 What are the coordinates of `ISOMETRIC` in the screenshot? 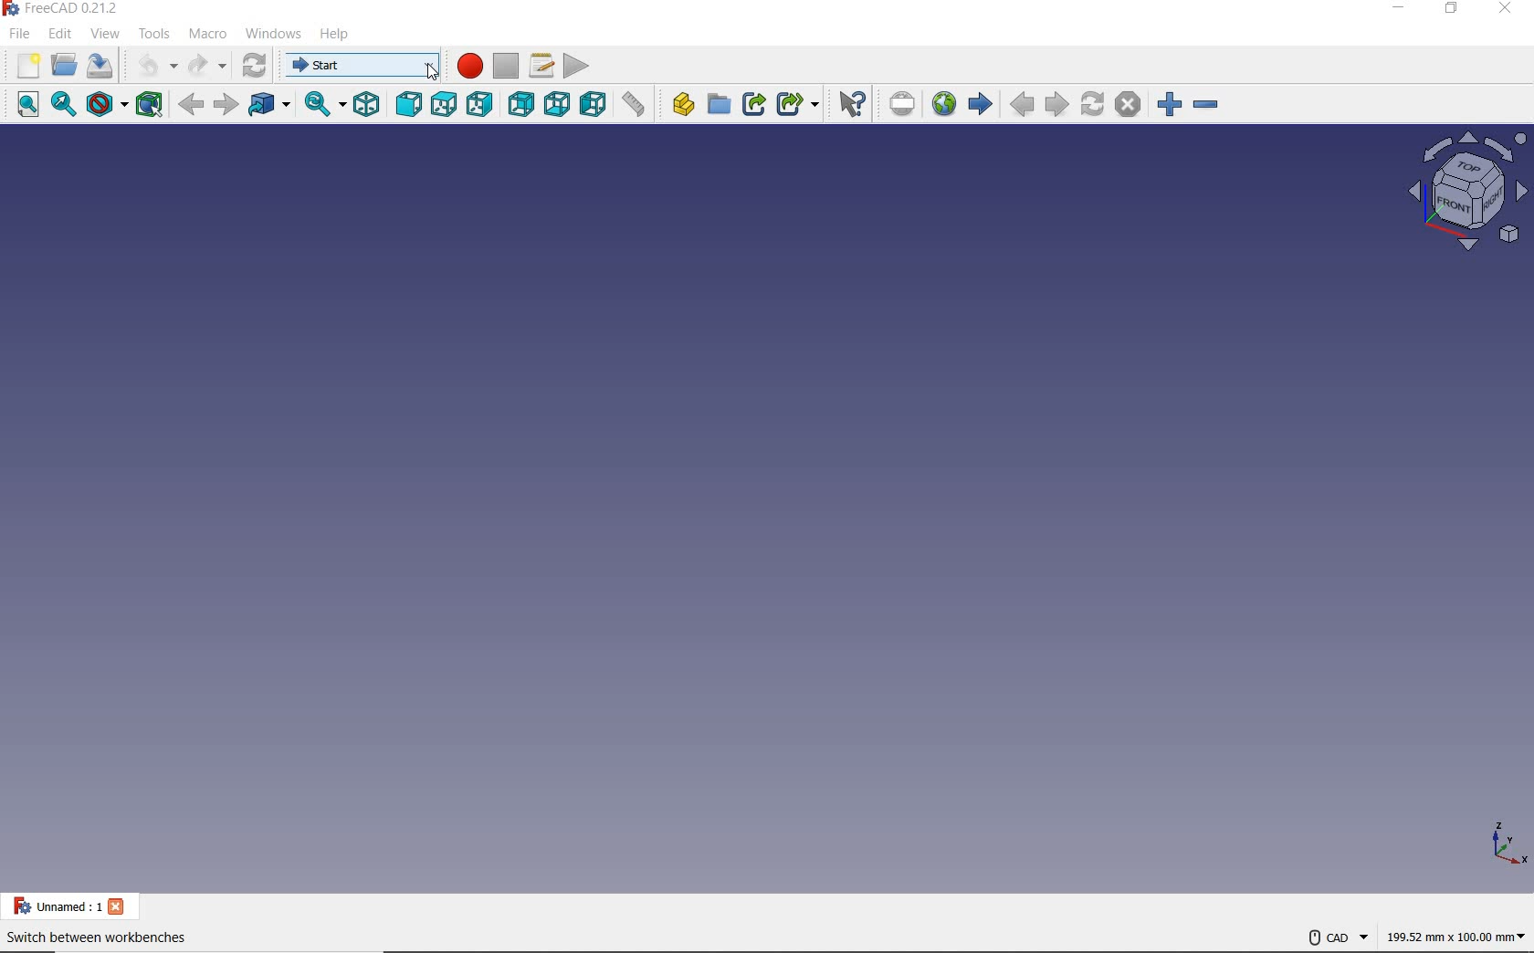 It's located at (366, 101).